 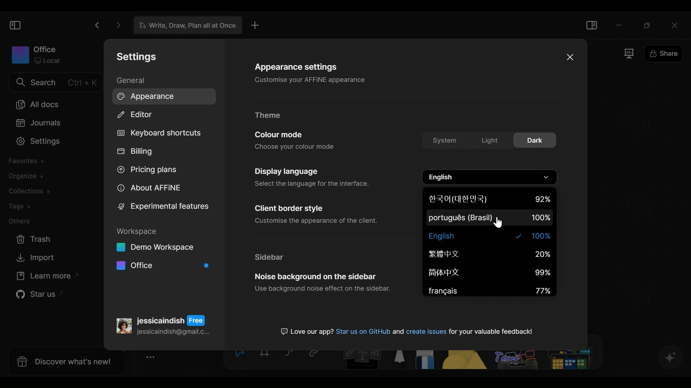 What do you see at coordinates (35, 142) in the screenshot?
I see `Settings` at bounding box center [35, 142].